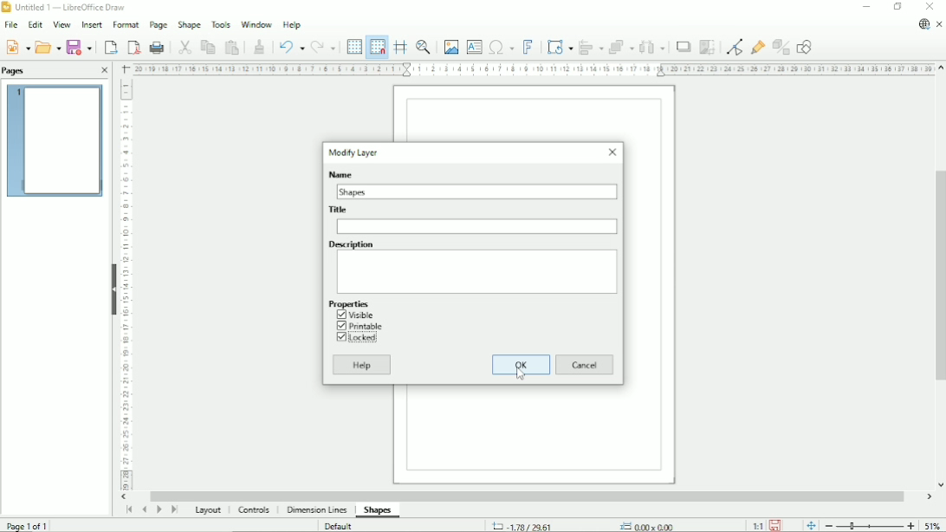 The image size is (946, 532). Describe the element at coordinates (54, 142) in the screenshot. I see `Preview` at that location.